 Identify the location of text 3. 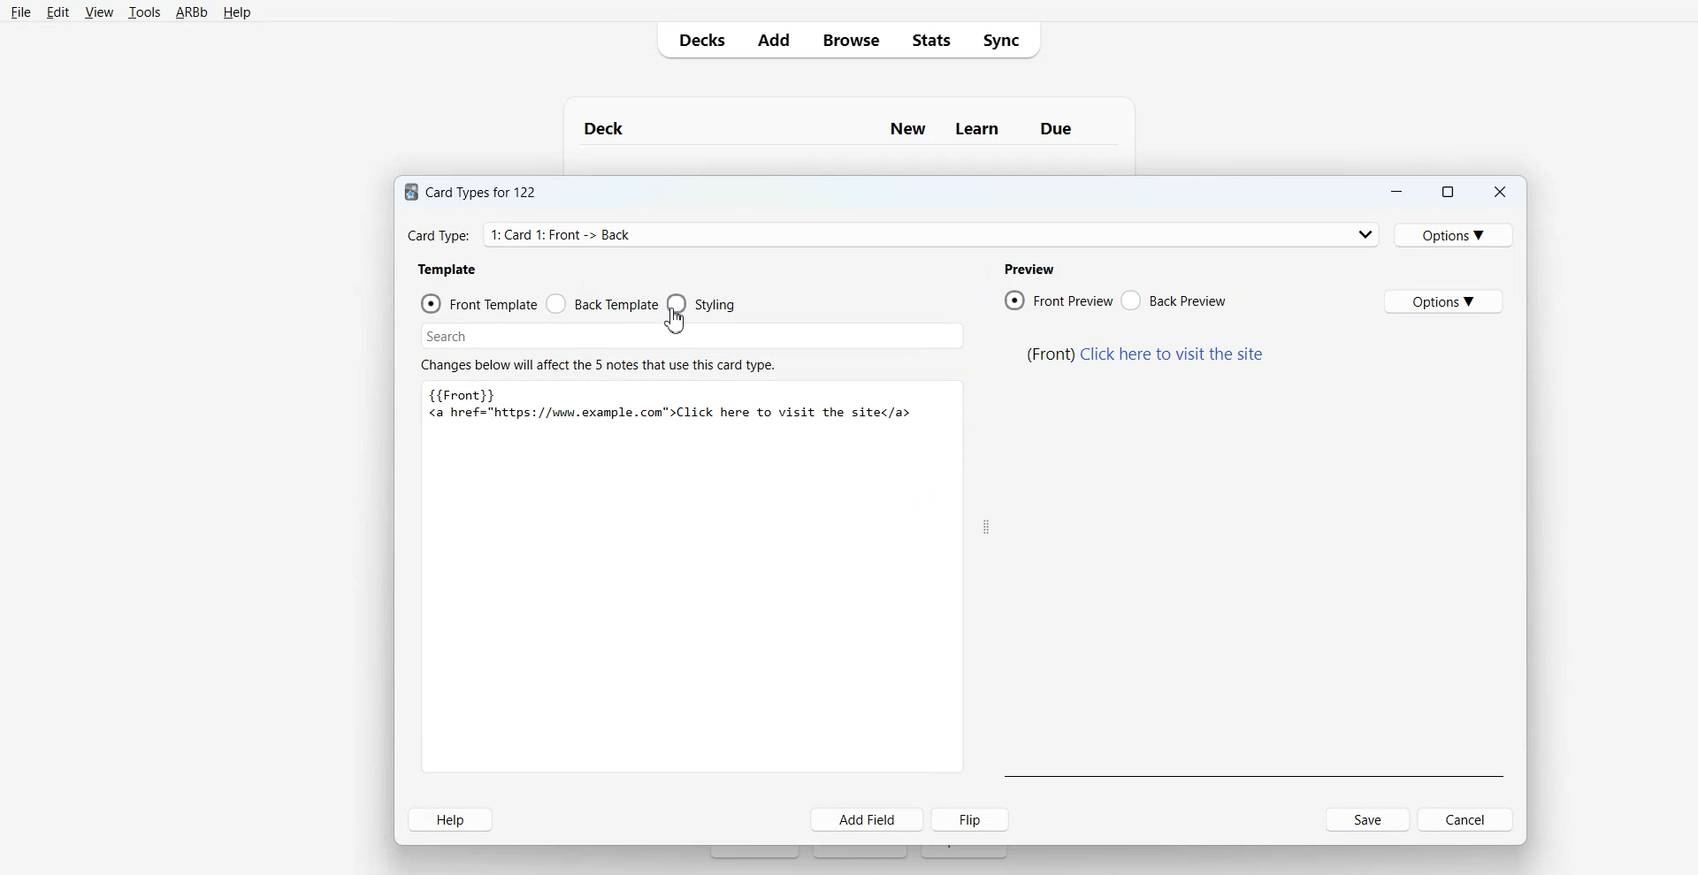
(1028, 269).